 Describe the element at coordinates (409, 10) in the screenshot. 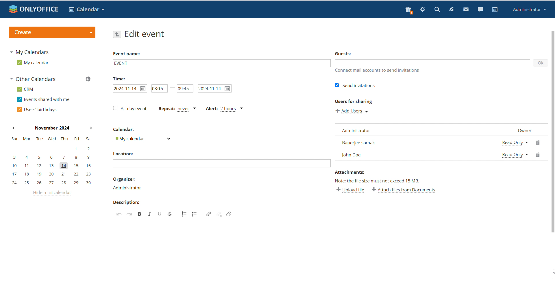

I see `reward` at that location.